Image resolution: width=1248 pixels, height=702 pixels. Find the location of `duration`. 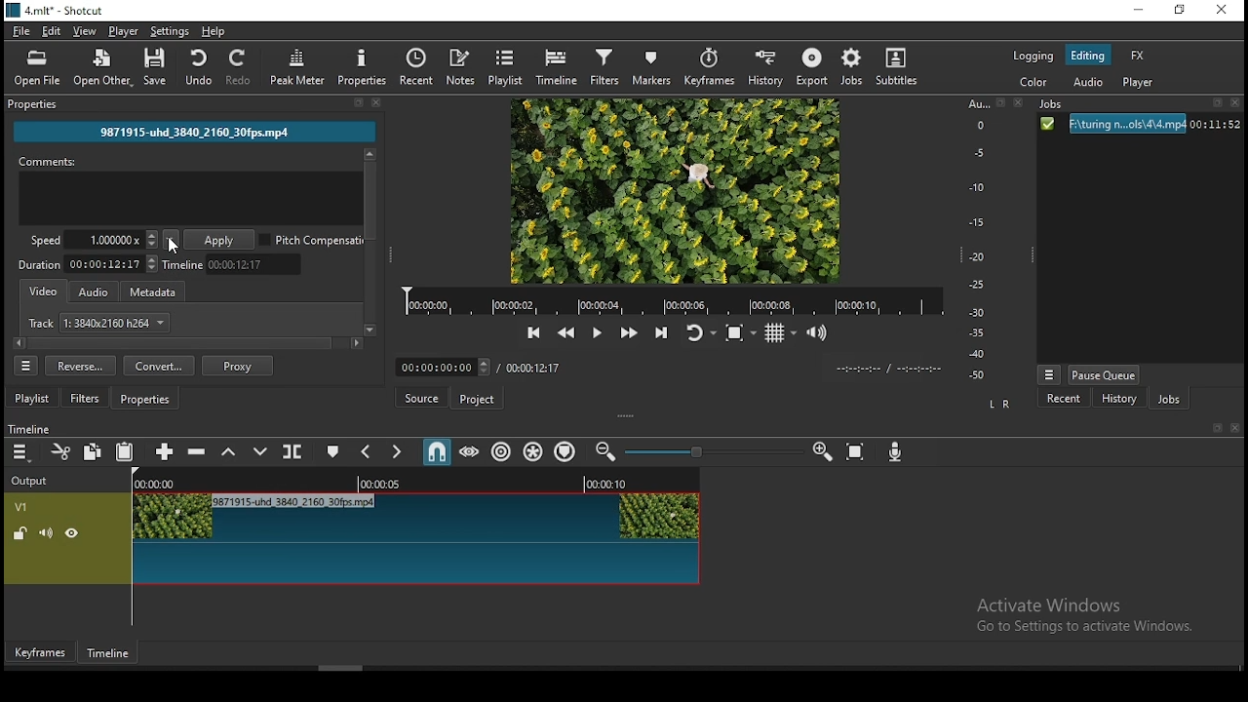

duration is located at coordinates (88, 266).